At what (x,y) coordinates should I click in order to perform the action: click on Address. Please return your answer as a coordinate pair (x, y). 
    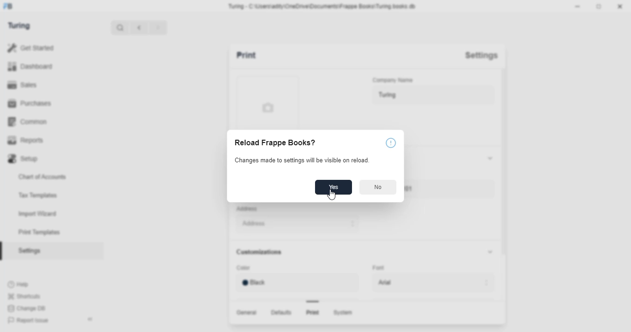
    Looking at the image, I should click on (295, 224).